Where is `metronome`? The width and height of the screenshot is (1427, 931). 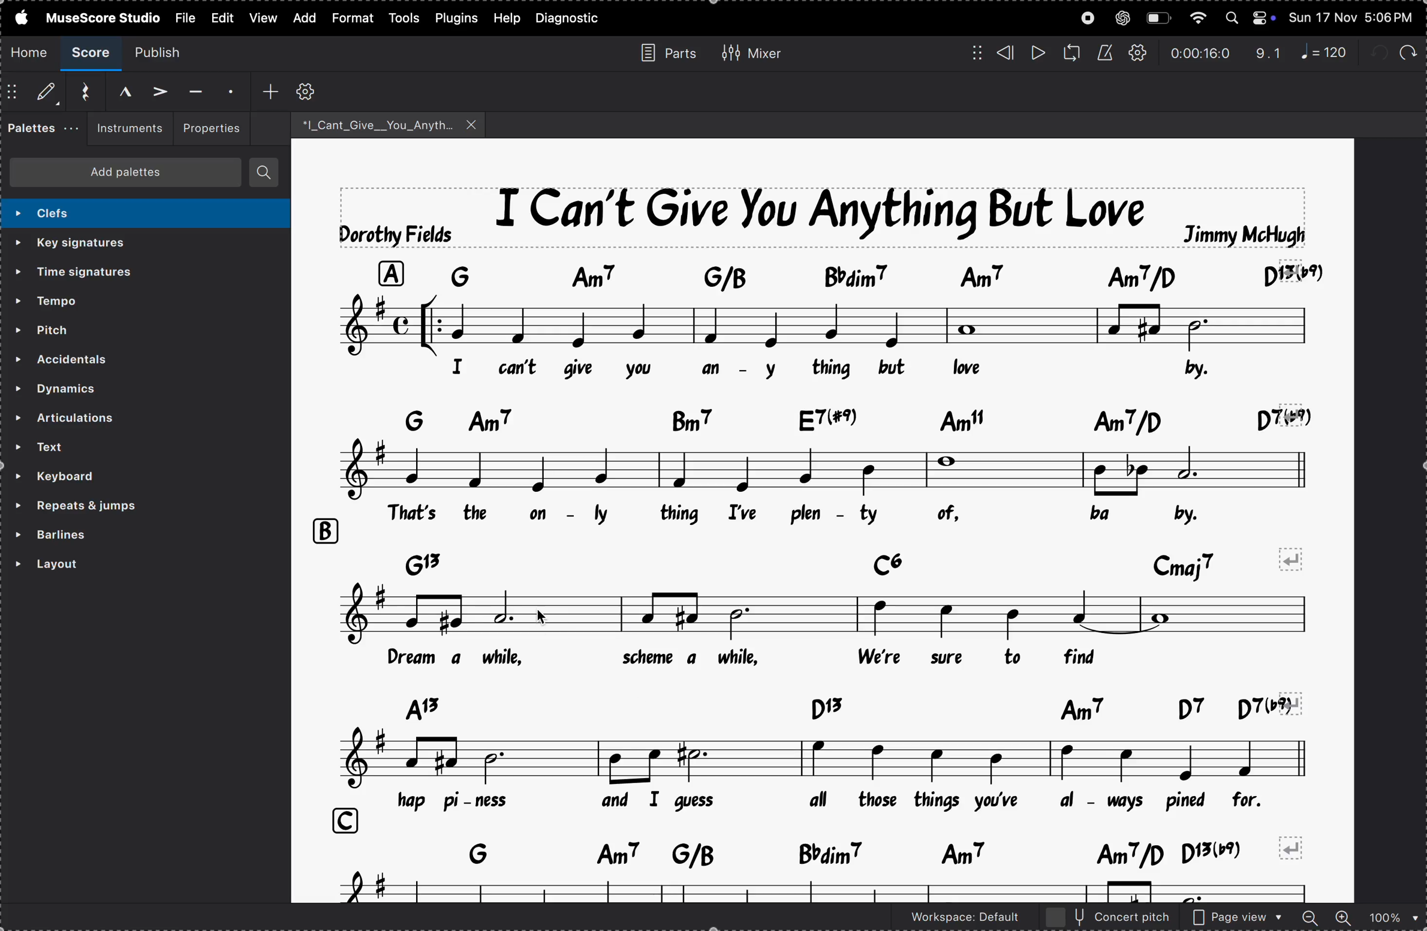
metronome is located at coordinates (1104, 53).